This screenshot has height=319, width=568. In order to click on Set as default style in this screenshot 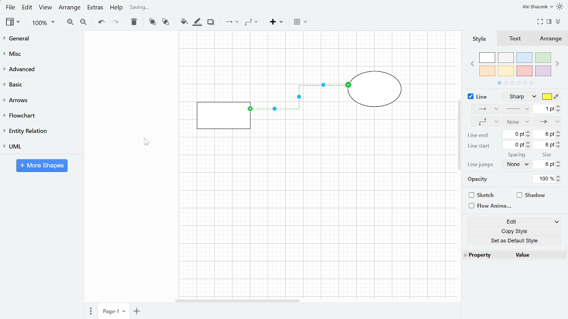, I will do `click(512, 240)`.